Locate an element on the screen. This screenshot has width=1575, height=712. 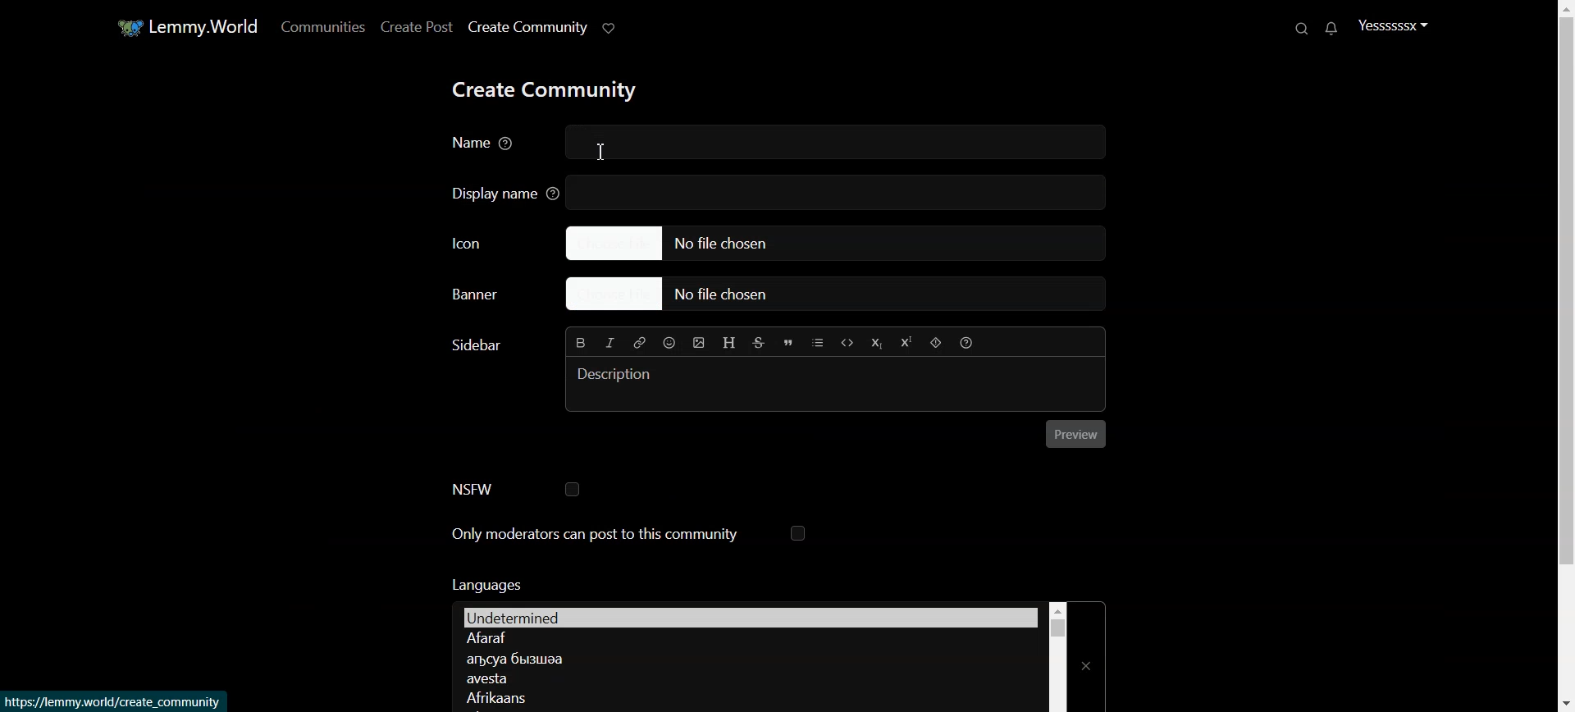
Bold is located at coordinates (582, 341).